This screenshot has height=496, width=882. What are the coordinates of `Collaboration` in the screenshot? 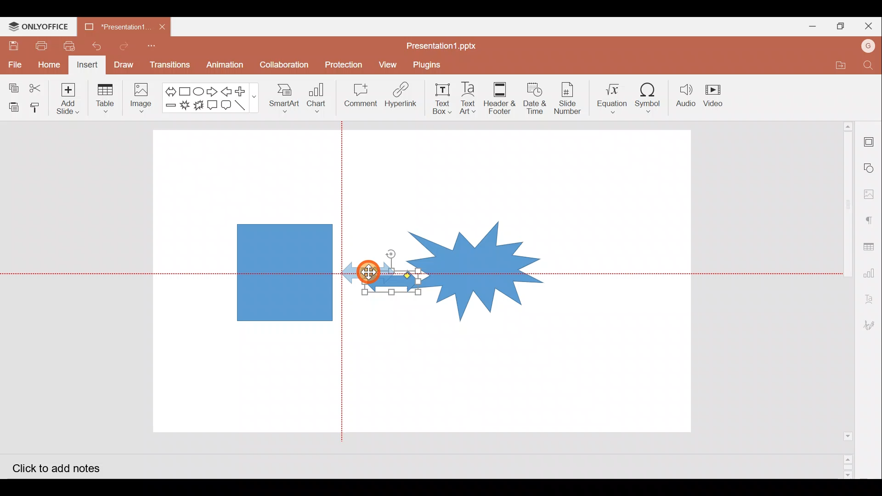 It's located at (284, 62).